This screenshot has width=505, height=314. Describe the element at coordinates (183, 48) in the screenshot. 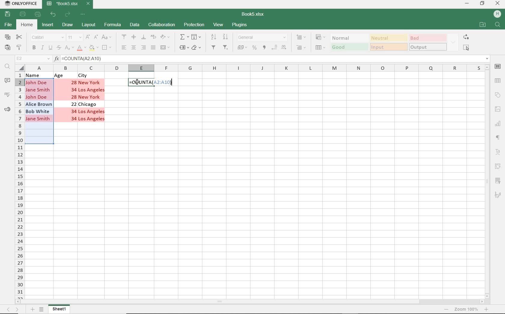

I see `NAMED RANGES` at that location.